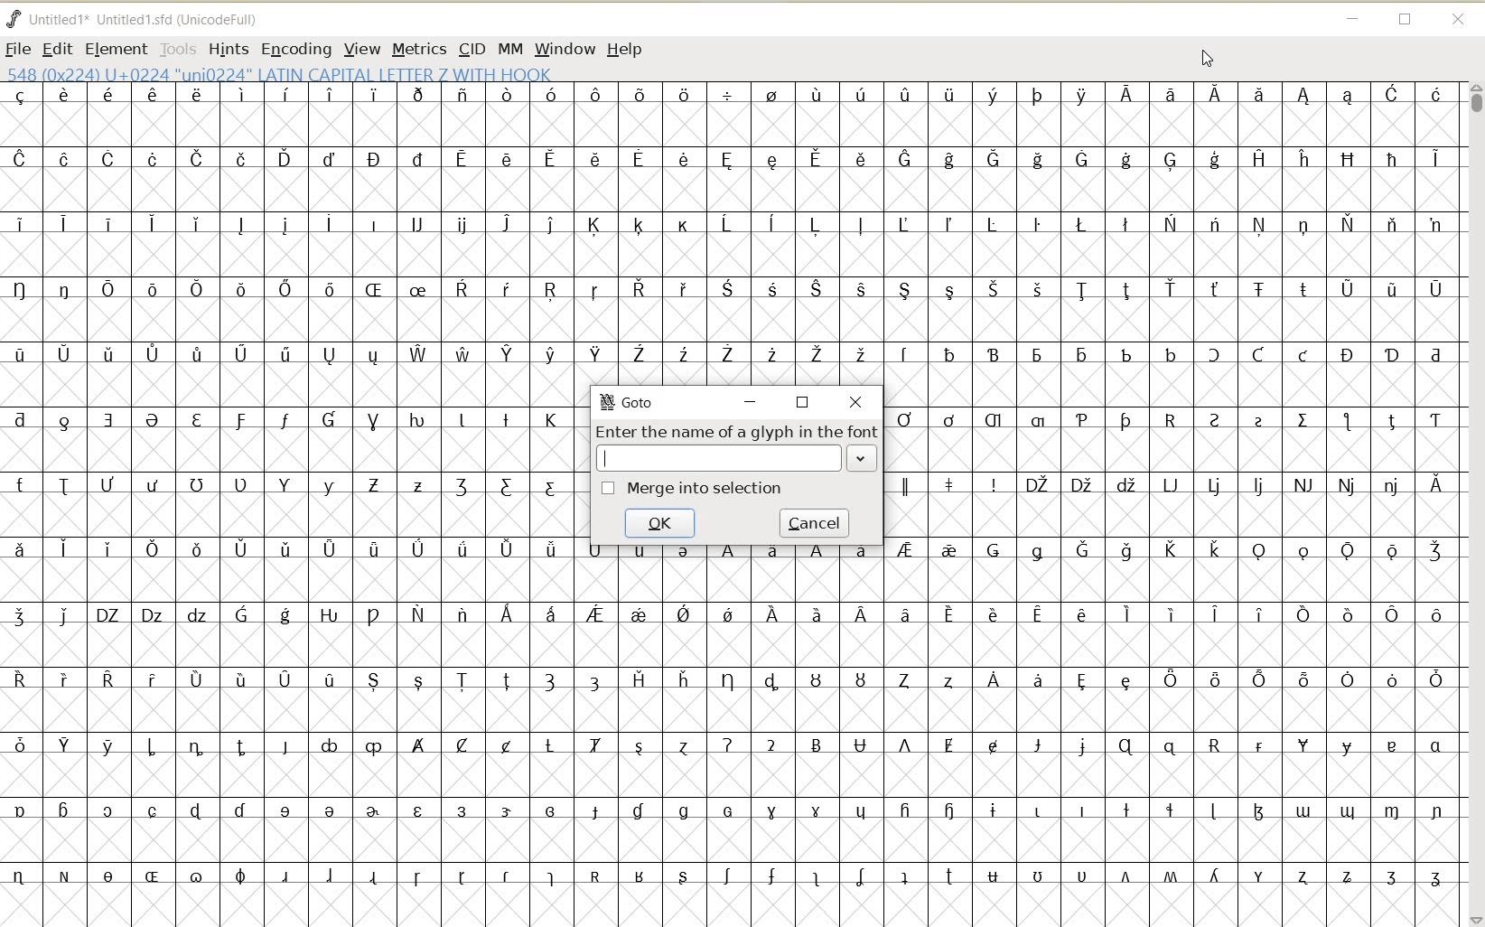  What do you see at coordinates (627, 51) in the screenshot?
I see `HELP` at bounding box center [627, 51].